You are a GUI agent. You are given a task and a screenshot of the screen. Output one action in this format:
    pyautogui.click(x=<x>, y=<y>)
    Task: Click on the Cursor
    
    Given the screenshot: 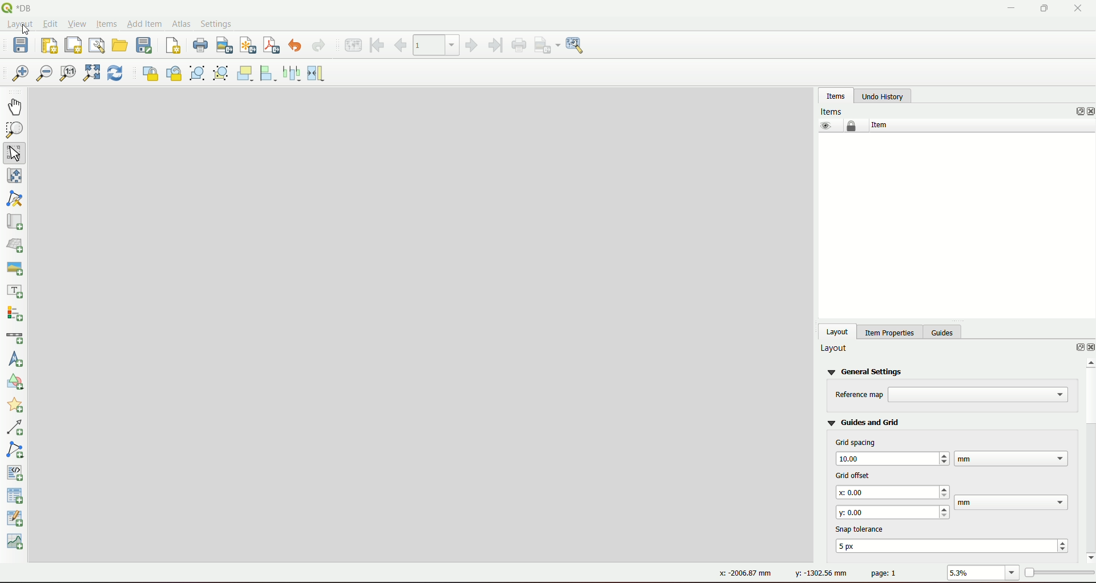 What is the action you would take?
    pyautogui.click(x=22, y=32)
    